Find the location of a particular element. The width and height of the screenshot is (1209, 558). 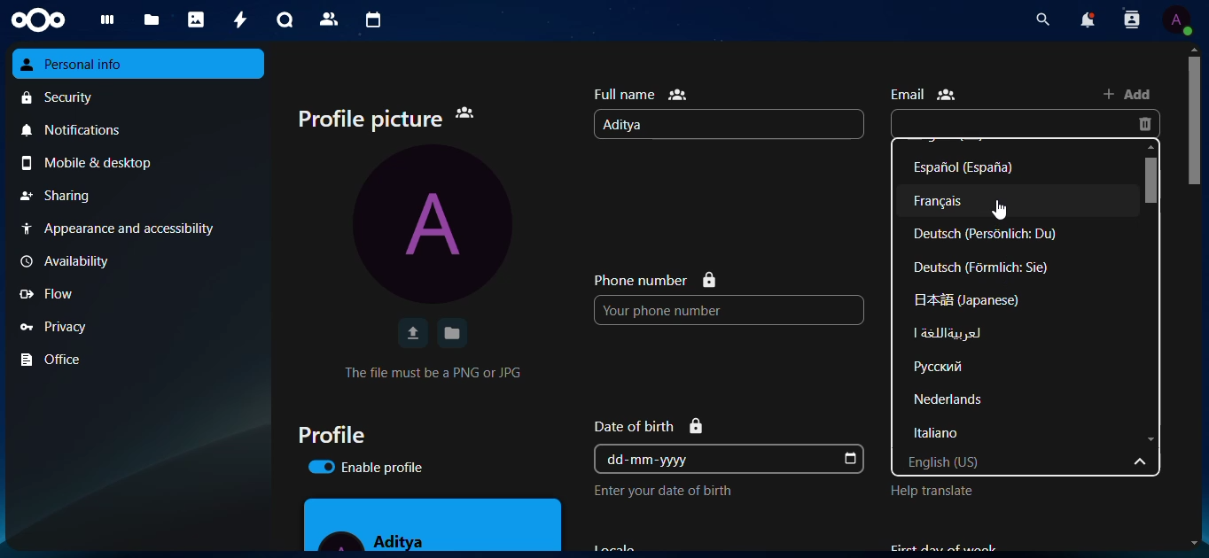

deutsch is located at coordinates (984, 267).